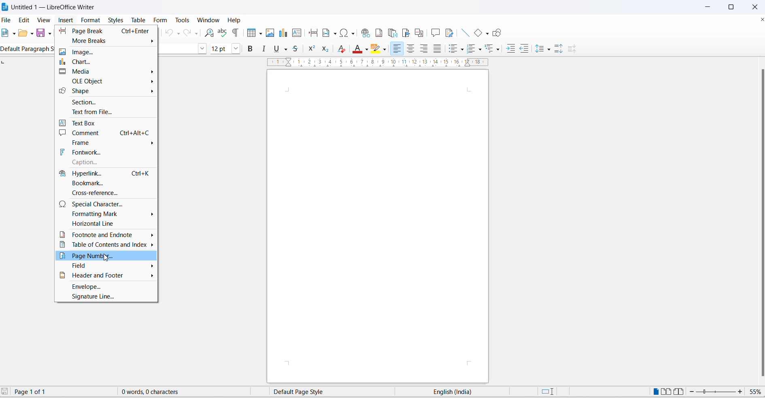 Image resolution: width=765 pixels, height=398 pixels. What do you see at coordinates (385, 49) in the screenshot?
I see `character highlighting options` at bounding box center [385, 49].